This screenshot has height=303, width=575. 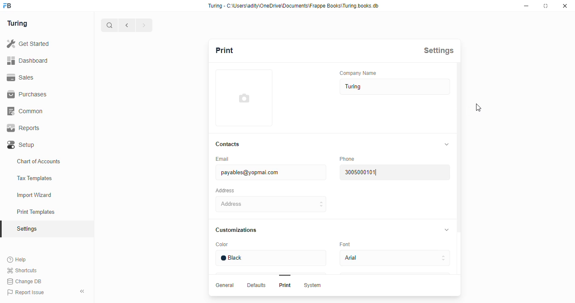 I want to click on Color., so click(x=223, y=245).